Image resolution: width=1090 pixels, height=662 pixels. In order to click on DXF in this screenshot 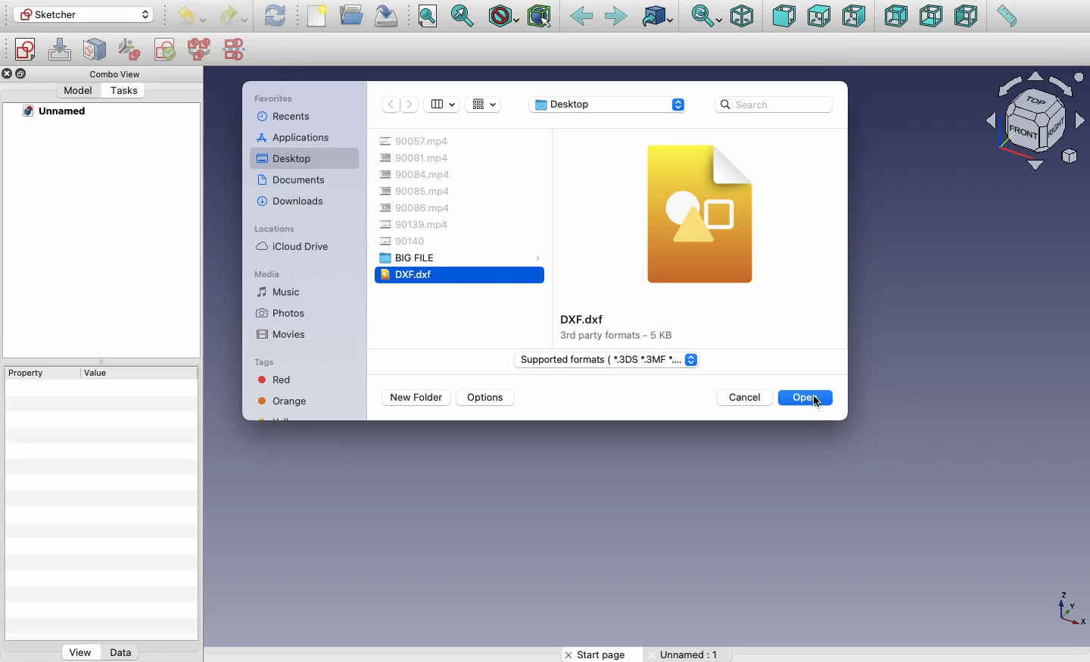, I will do `click(406, 273)`.